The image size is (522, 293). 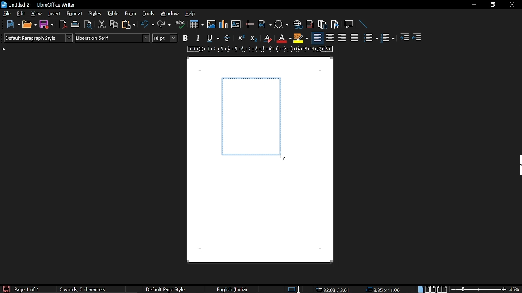 I want to click on save, so click(x=6, y=289).